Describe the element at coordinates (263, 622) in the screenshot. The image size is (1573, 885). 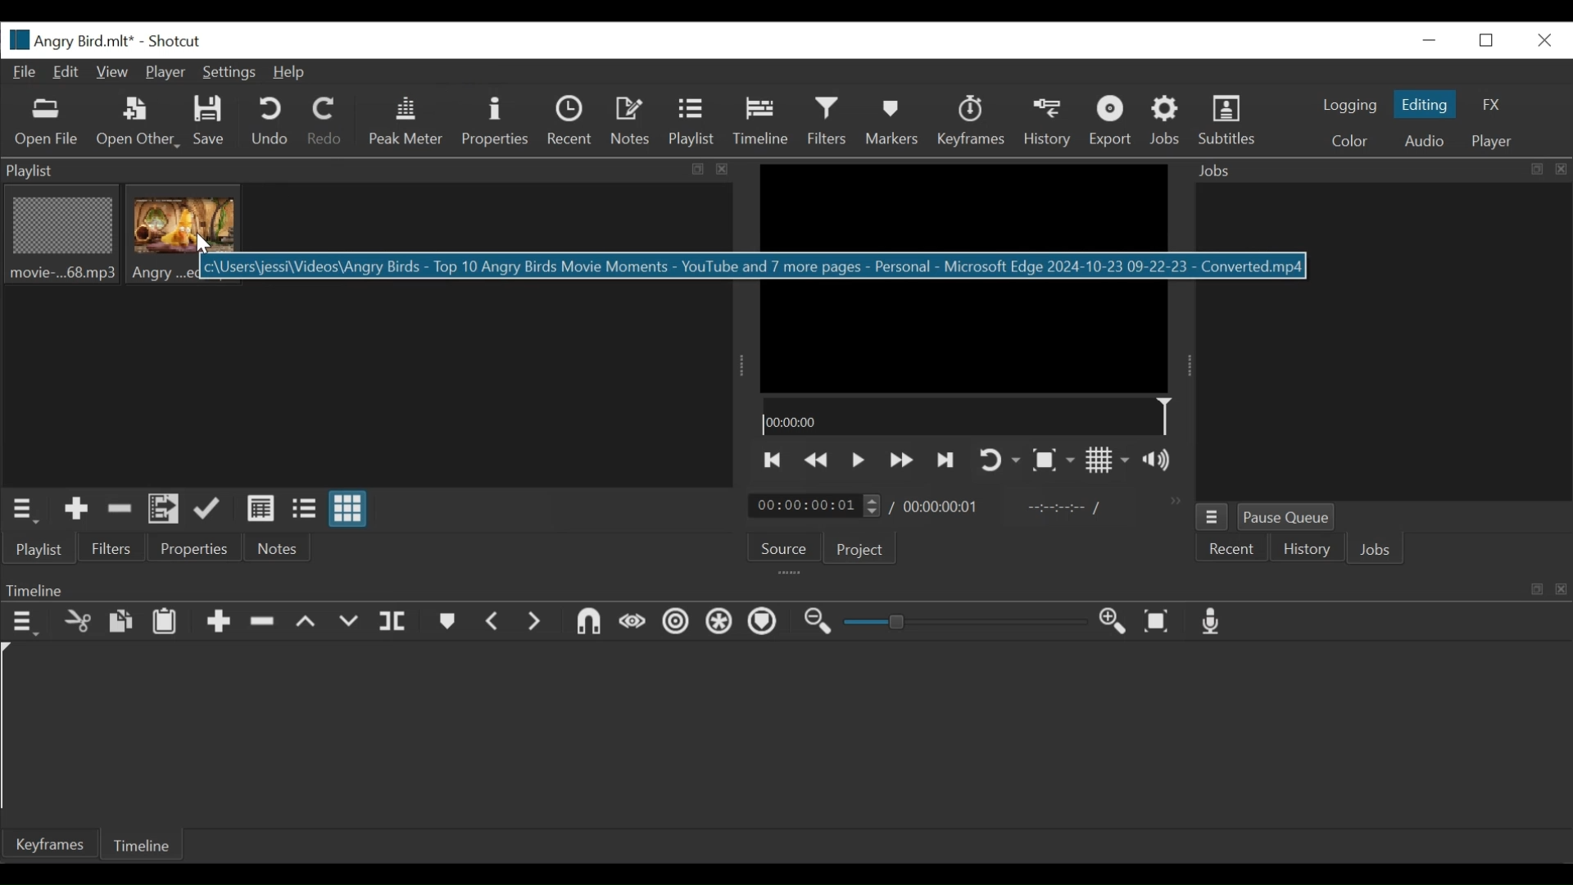
I see `Ripple Delete` at that location.